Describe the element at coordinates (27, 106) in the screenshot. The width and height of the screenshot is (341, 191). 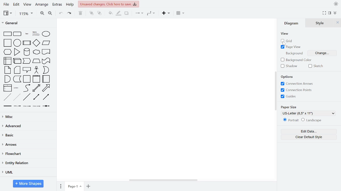
I see `connector with 2 labels` at that location.